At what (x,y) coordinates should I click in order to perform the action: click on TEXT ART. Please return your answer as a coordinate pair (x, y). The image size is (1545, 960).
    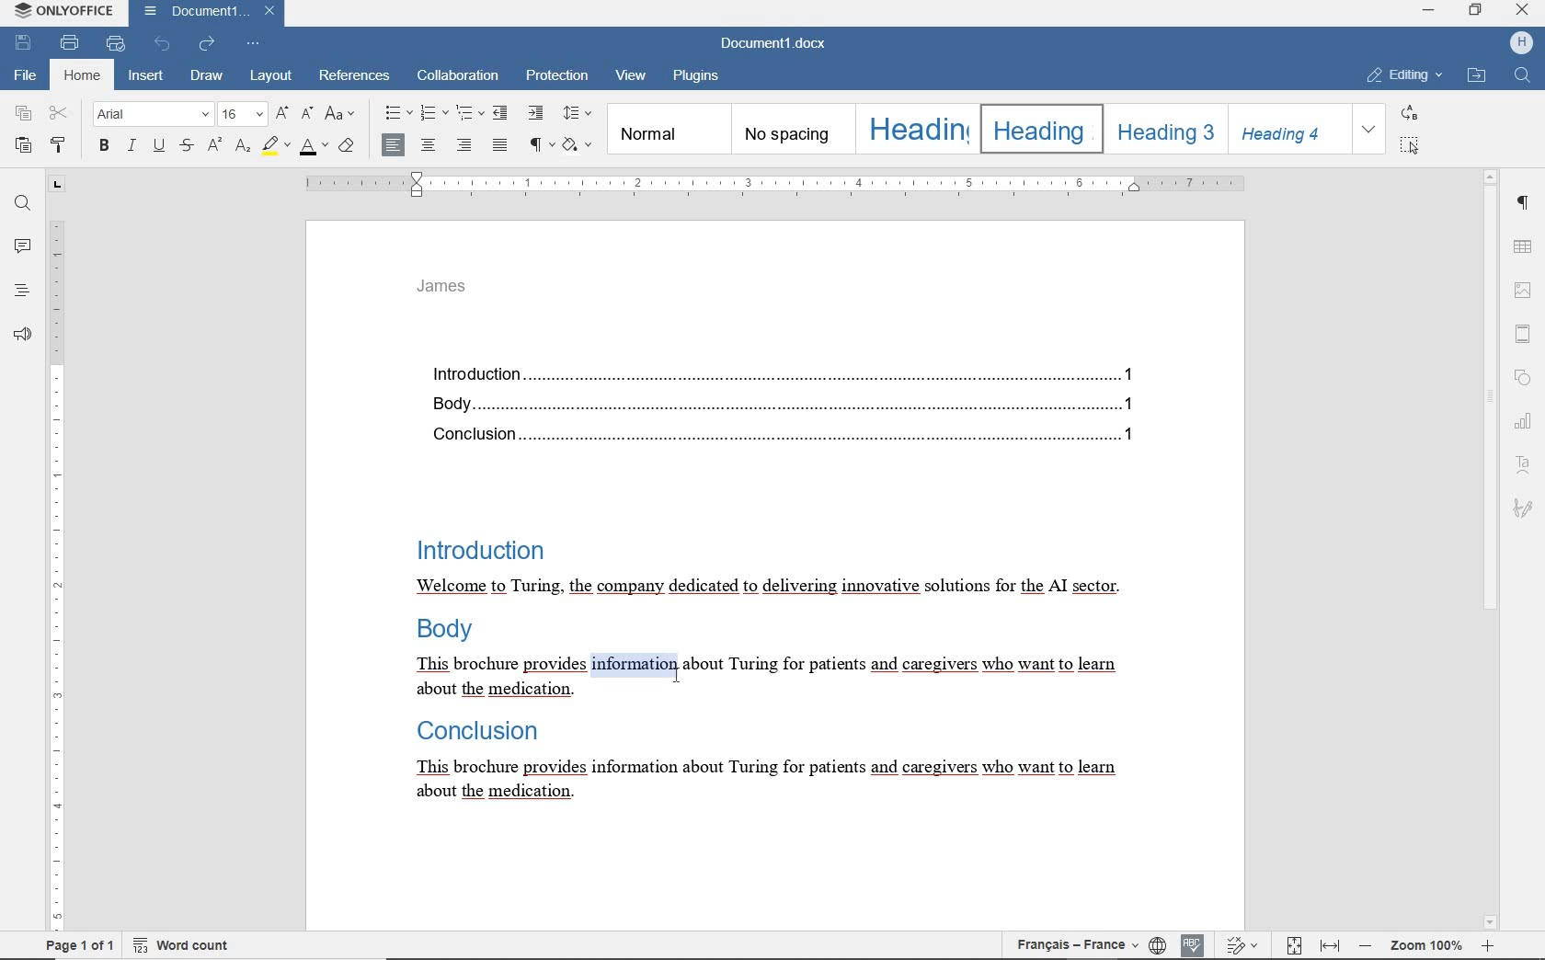
    Looking at the image, I should click on (1525, 463).